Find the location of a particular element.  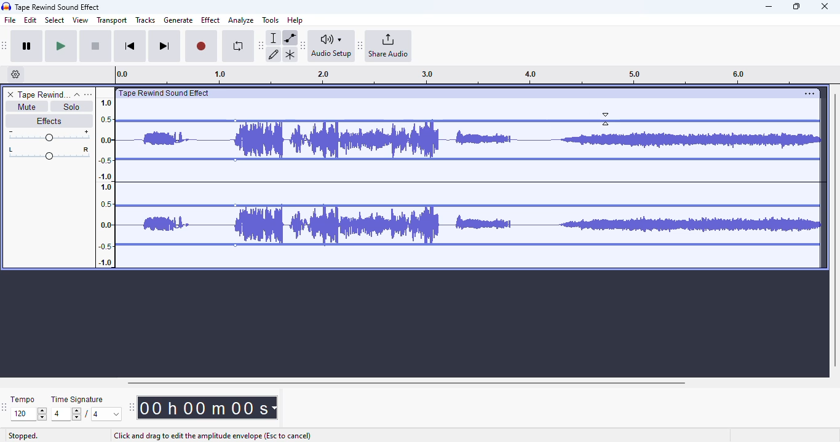

maximize is located at coordinates (796, 6).